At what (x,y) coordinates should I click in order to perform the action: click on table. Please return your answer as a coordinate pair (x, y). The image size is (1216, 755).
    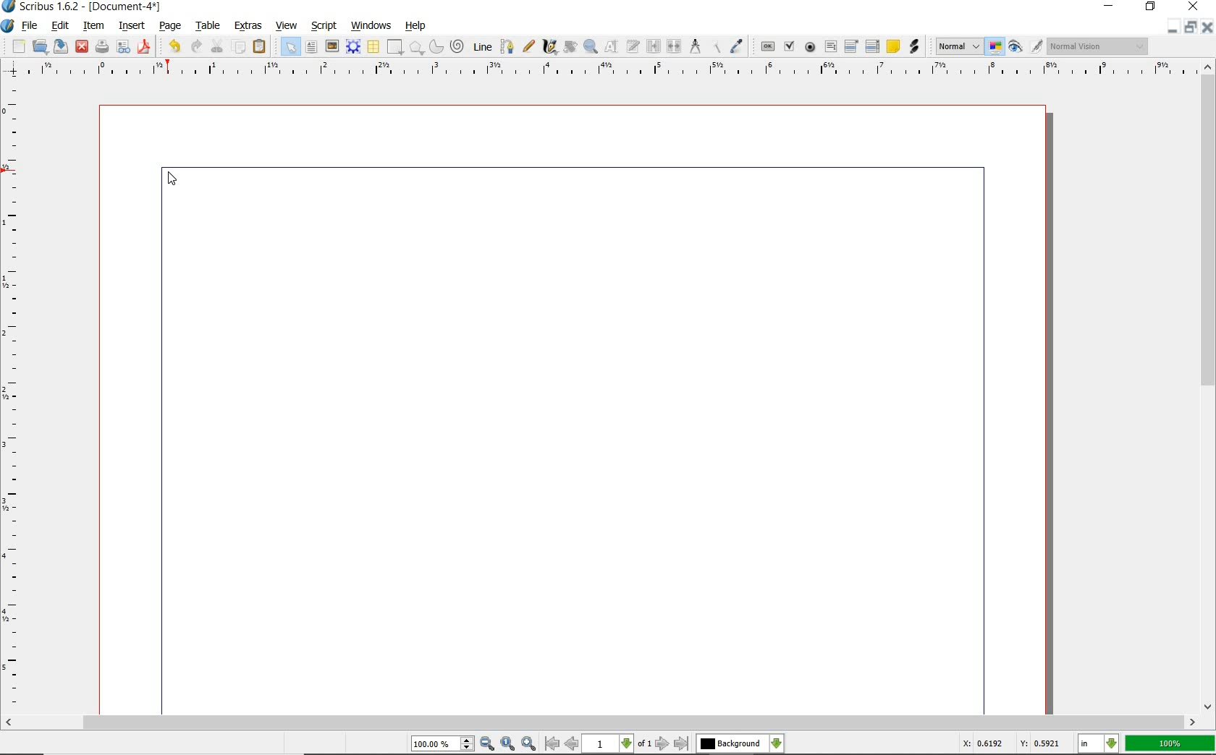
    Looking at the image, I should click on (208, 26).